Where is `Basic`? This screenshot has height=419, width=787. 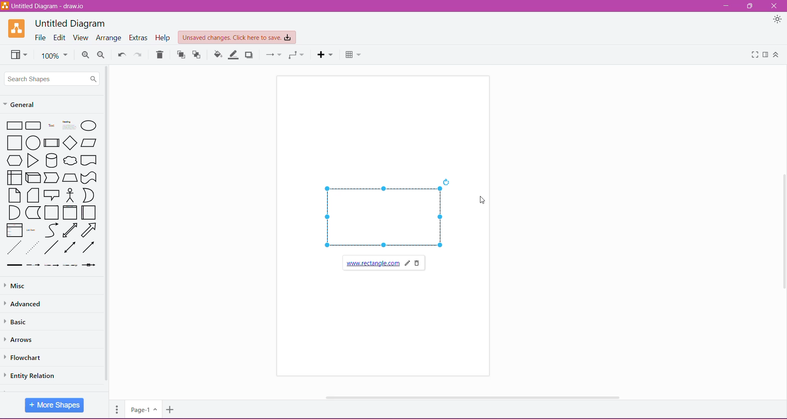
Basic is located at coordinates (18, 321).